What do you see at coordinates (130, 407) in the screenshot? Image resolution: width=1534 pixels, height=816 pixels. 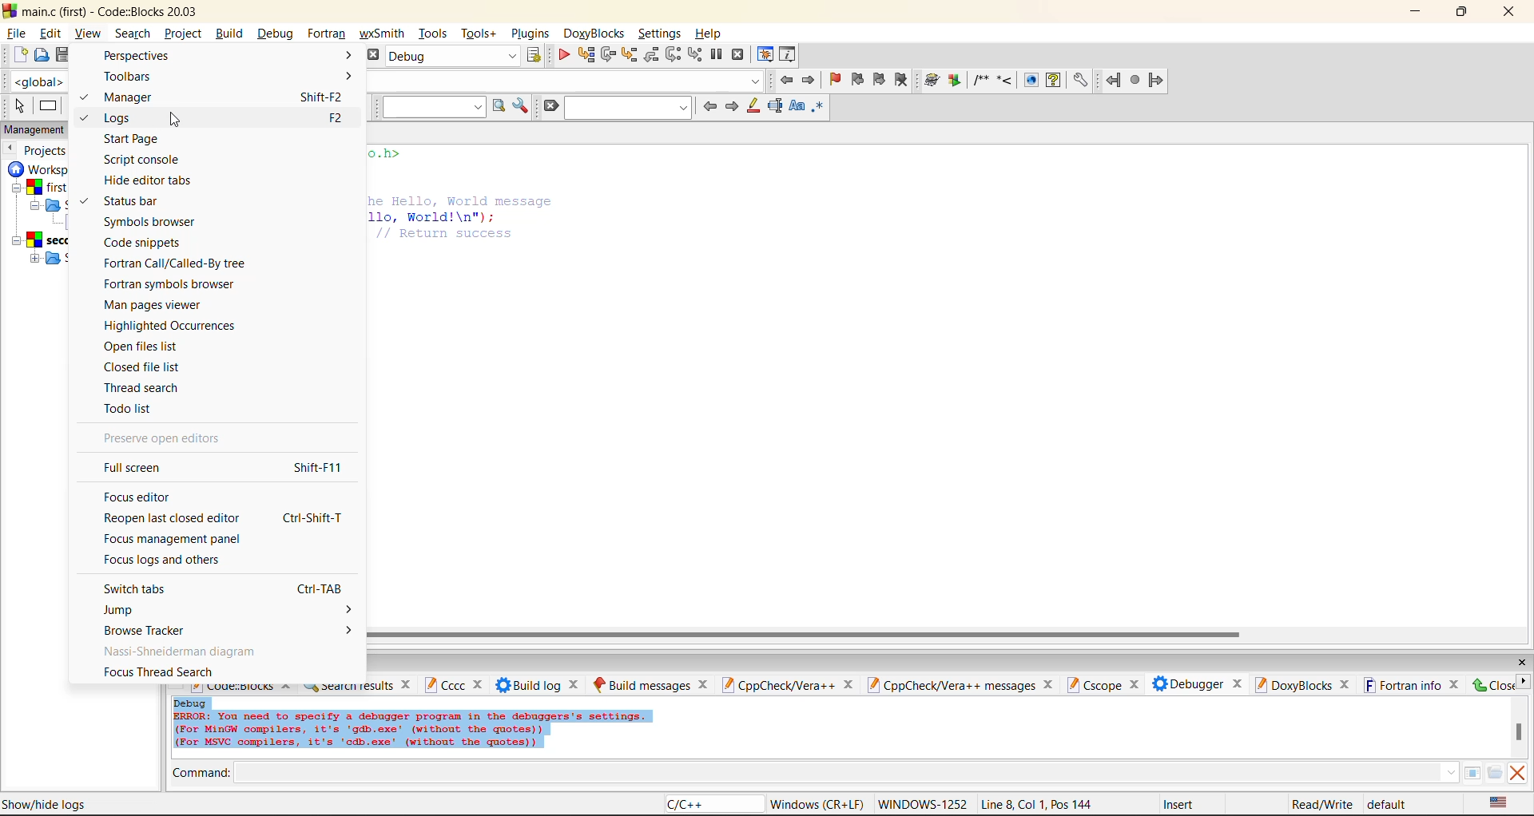 I see `todo list` at bounding box center [130, 407].